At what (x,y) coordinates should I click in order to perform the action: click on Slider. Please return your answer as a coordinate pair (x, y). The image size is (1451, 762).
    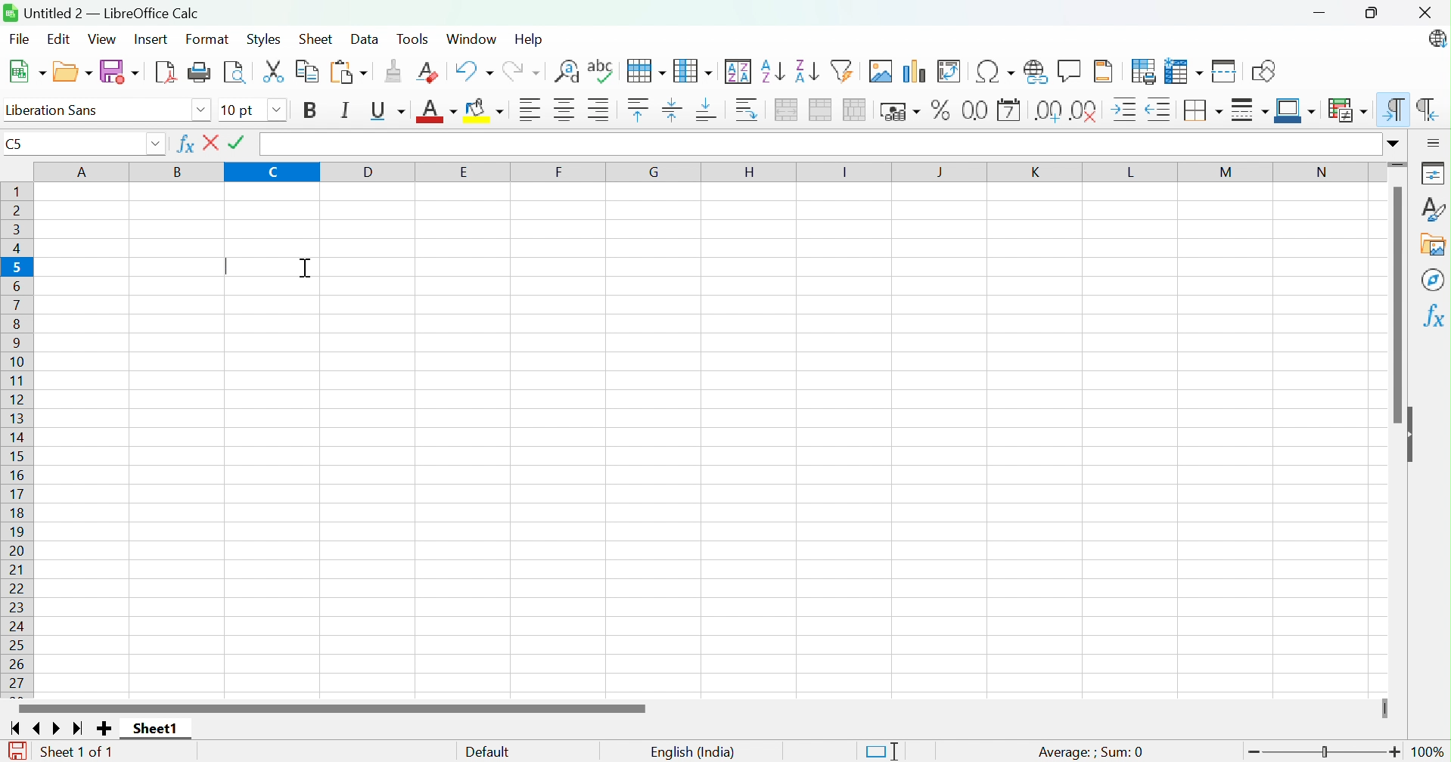
    Looking at the image, I should click on (1383, 708).